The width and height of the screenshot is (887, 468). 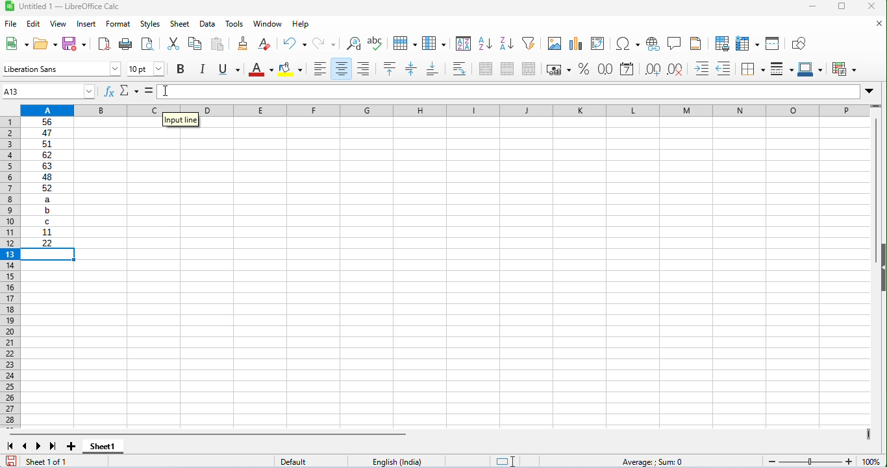 I want to click on align top, so click(x=388, y=68).